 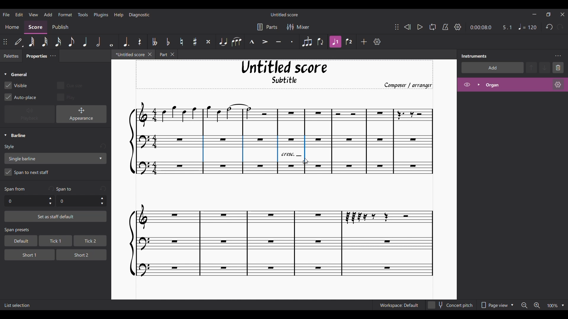 I want to click on Tempo, so click(x=527, y=27).